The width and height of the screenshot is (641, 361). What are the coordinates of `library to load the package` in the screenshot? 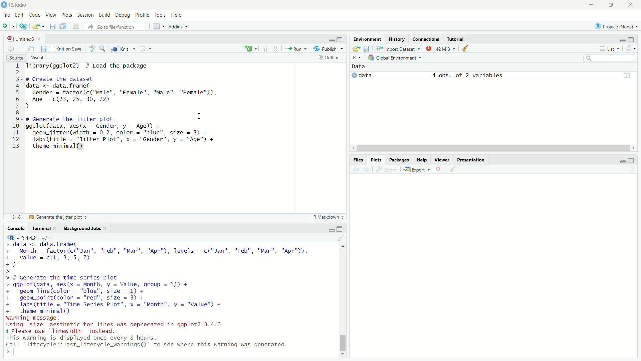 It's located at (91, 66).